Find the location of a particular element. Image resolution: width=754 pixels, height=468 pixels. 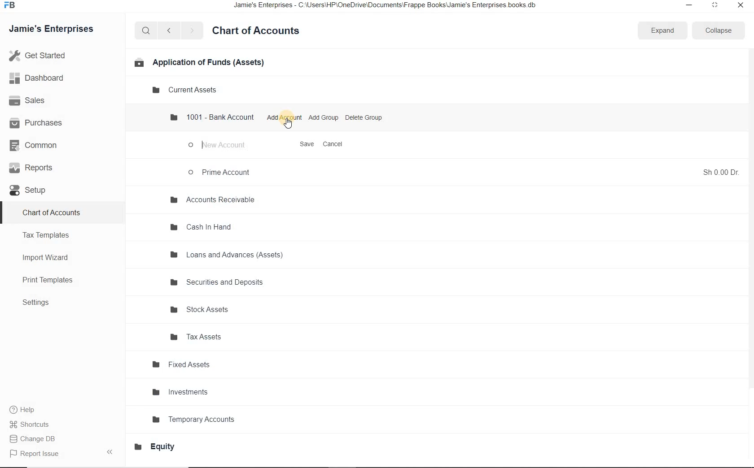

maximize is located at coordinates (714, 5).